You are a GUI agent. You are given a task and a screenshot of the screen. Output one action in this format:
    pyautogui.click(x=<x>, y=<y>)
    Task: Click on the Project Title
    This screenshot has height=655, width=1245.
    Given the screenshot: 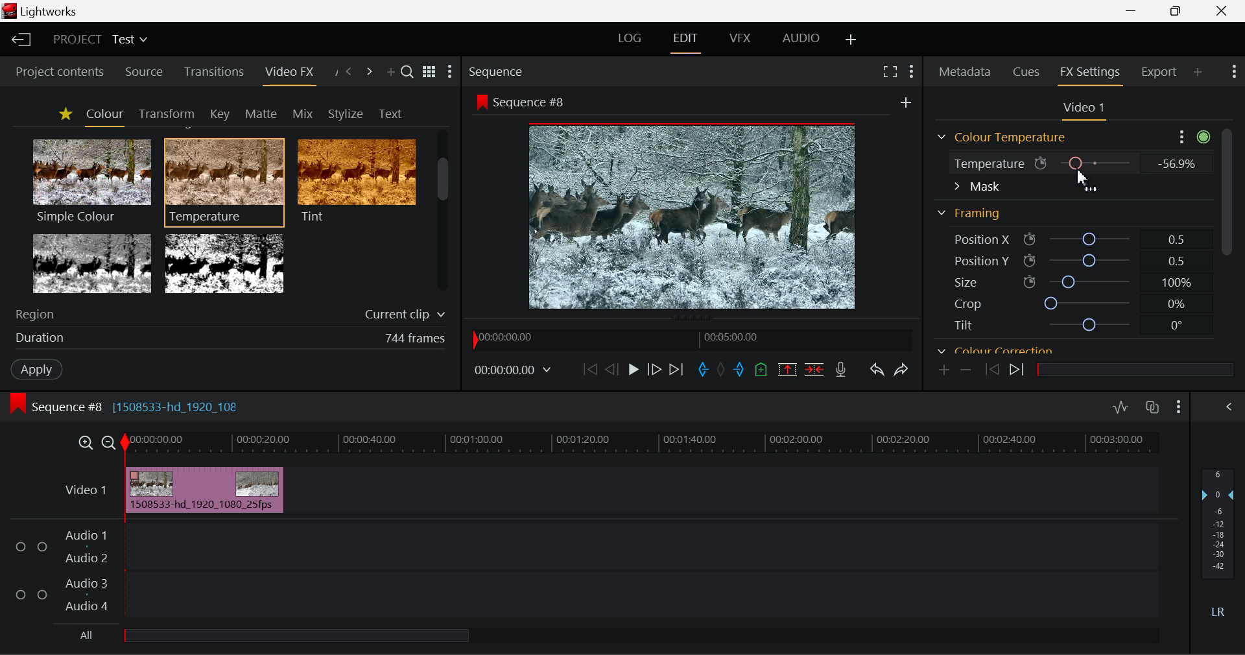 What is the action you would take?
    pyautogui.click(x=100, y=38)
    